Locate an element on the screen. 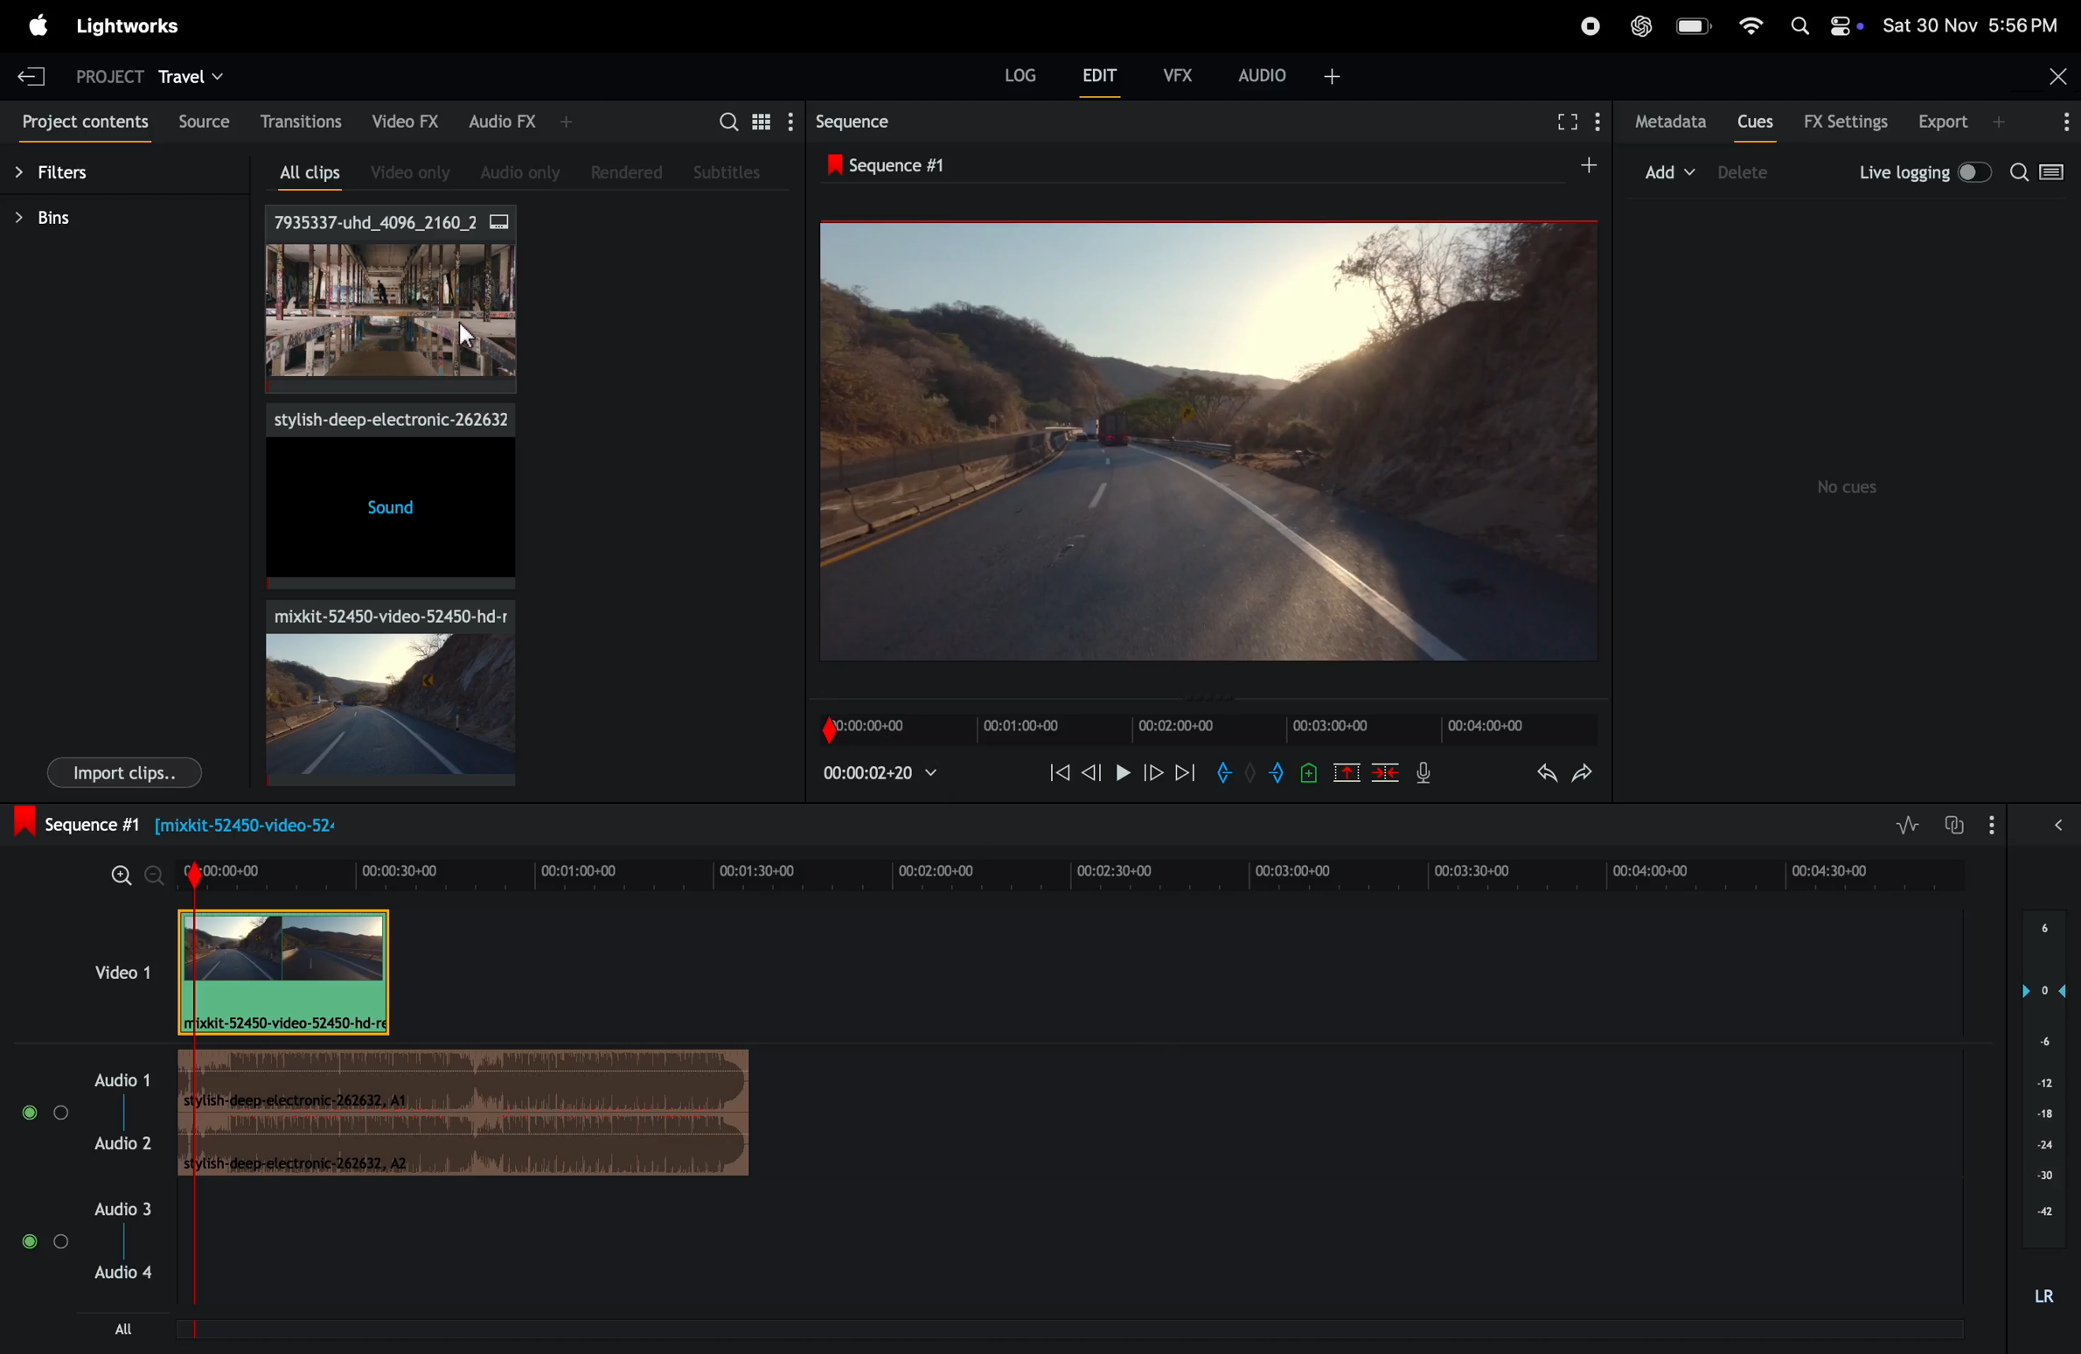 Image resolution: width=2081 pixels, height=1354 pixels. light works is located at coordinates (133, 27).